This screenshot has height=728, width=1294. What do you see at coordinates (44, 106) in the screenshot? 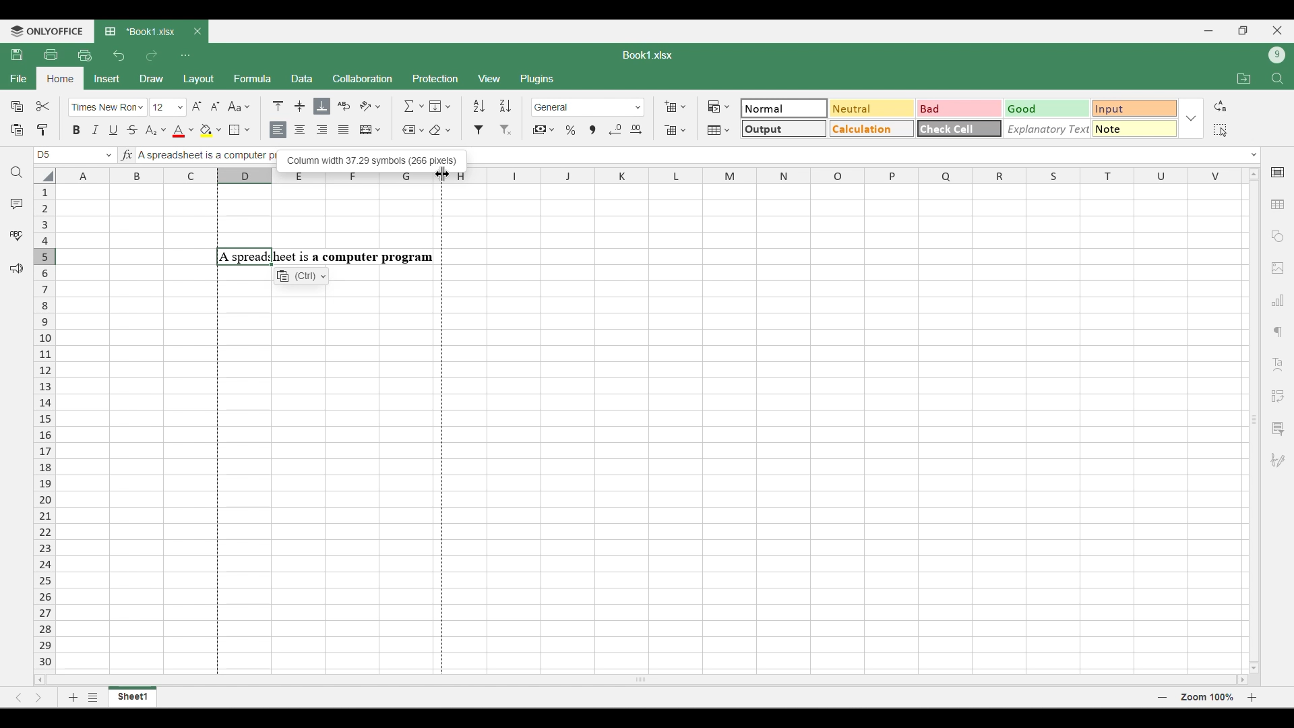
I see `Cut` at bounding box center [44, 106].